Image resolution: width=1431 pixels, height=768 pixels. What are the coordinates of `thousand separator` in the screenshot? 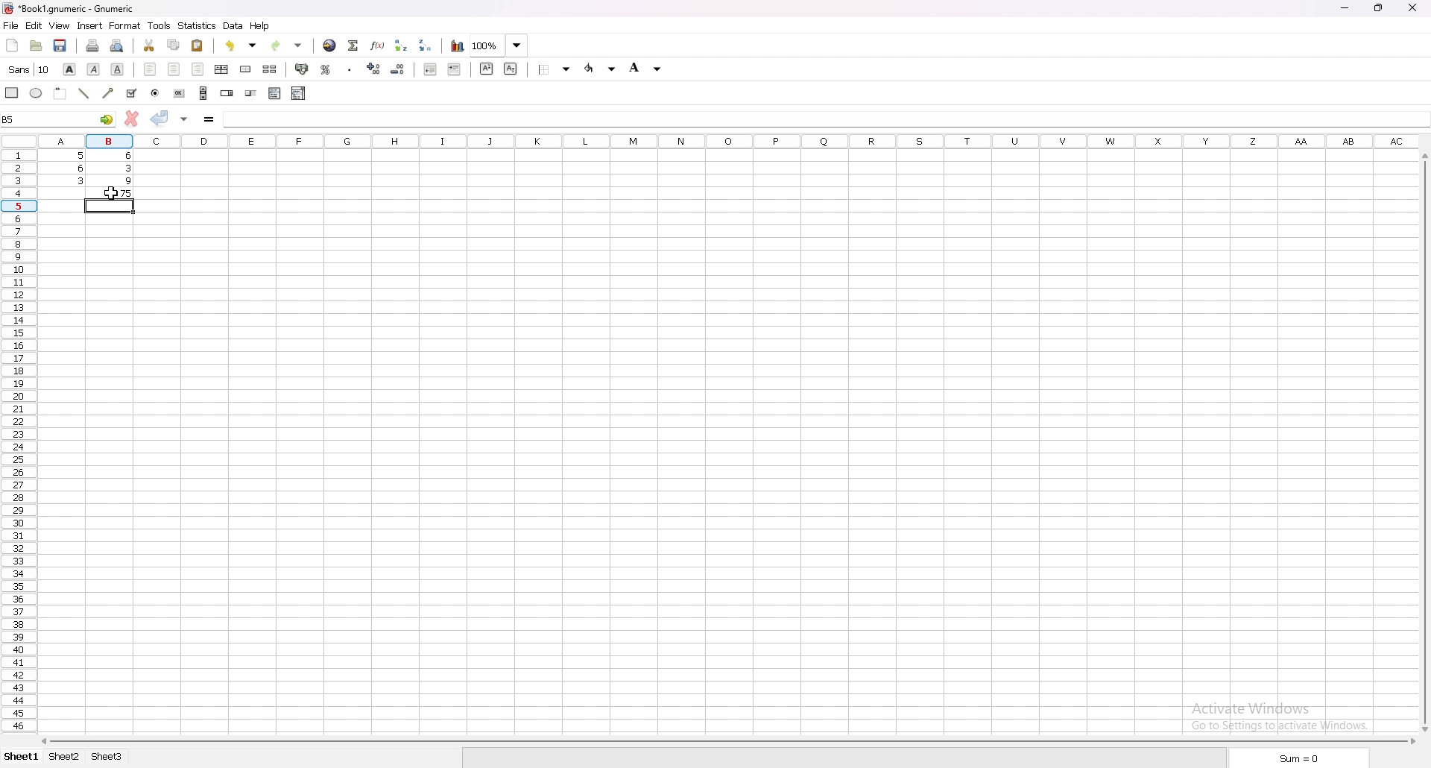 It's located at (350, 69).